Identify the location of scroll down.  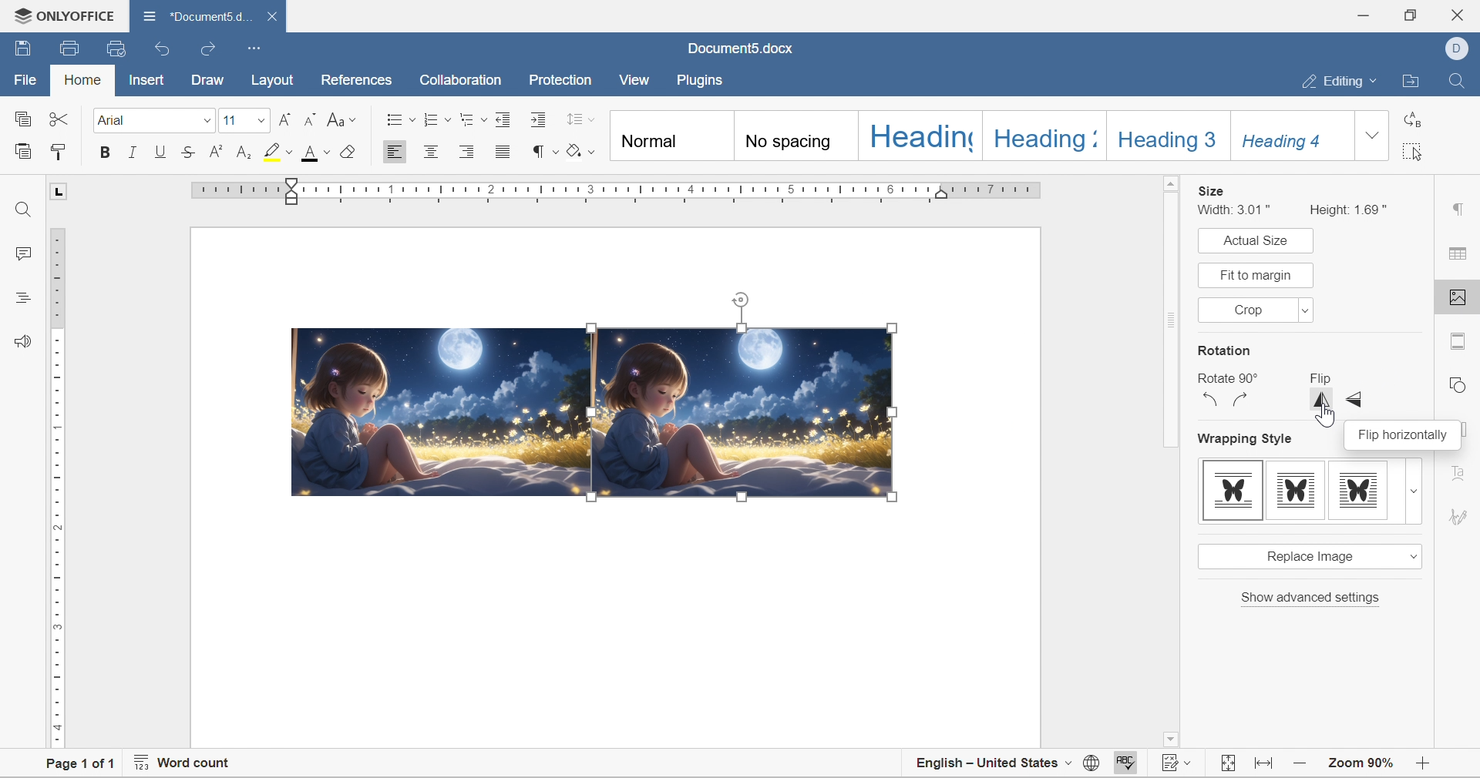
(1424, 742).